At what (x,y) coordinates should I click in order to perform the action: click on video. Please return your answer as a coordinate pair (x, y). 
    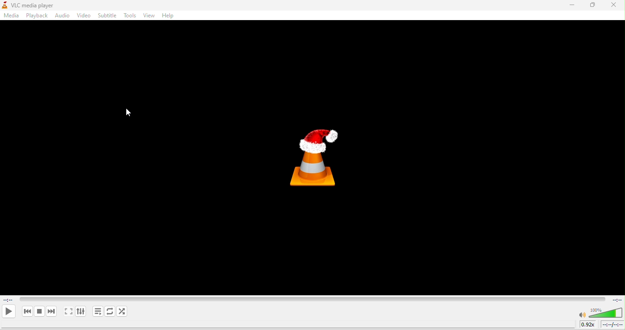
    Looking at the image, I should click on (84, 15).